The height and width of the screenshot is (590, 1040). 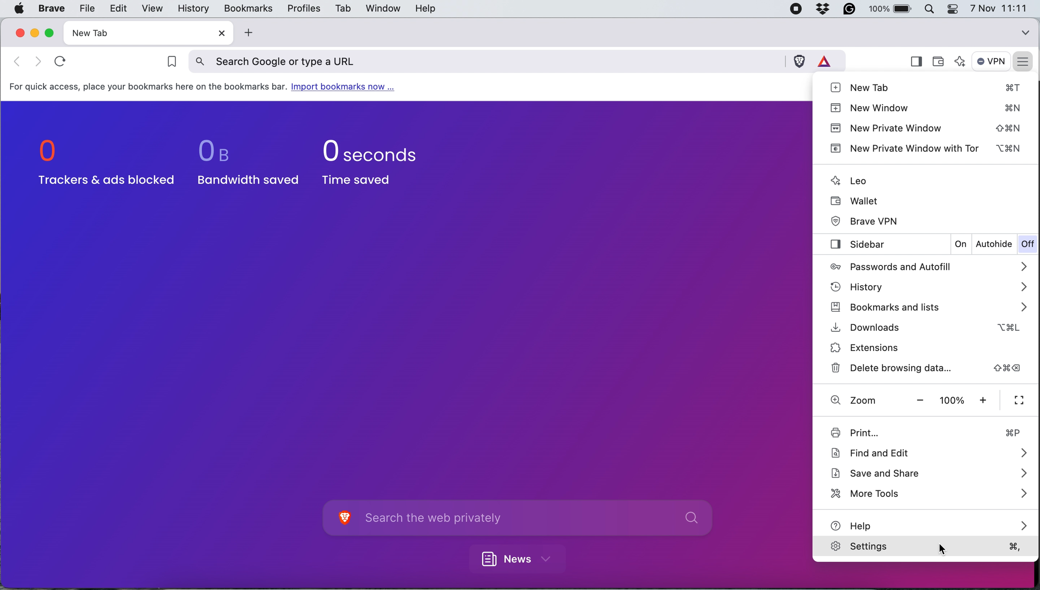 What do you see at coordinates (341, 10) in the screenshot?
I see `tab` at bounding box center [341, 10].